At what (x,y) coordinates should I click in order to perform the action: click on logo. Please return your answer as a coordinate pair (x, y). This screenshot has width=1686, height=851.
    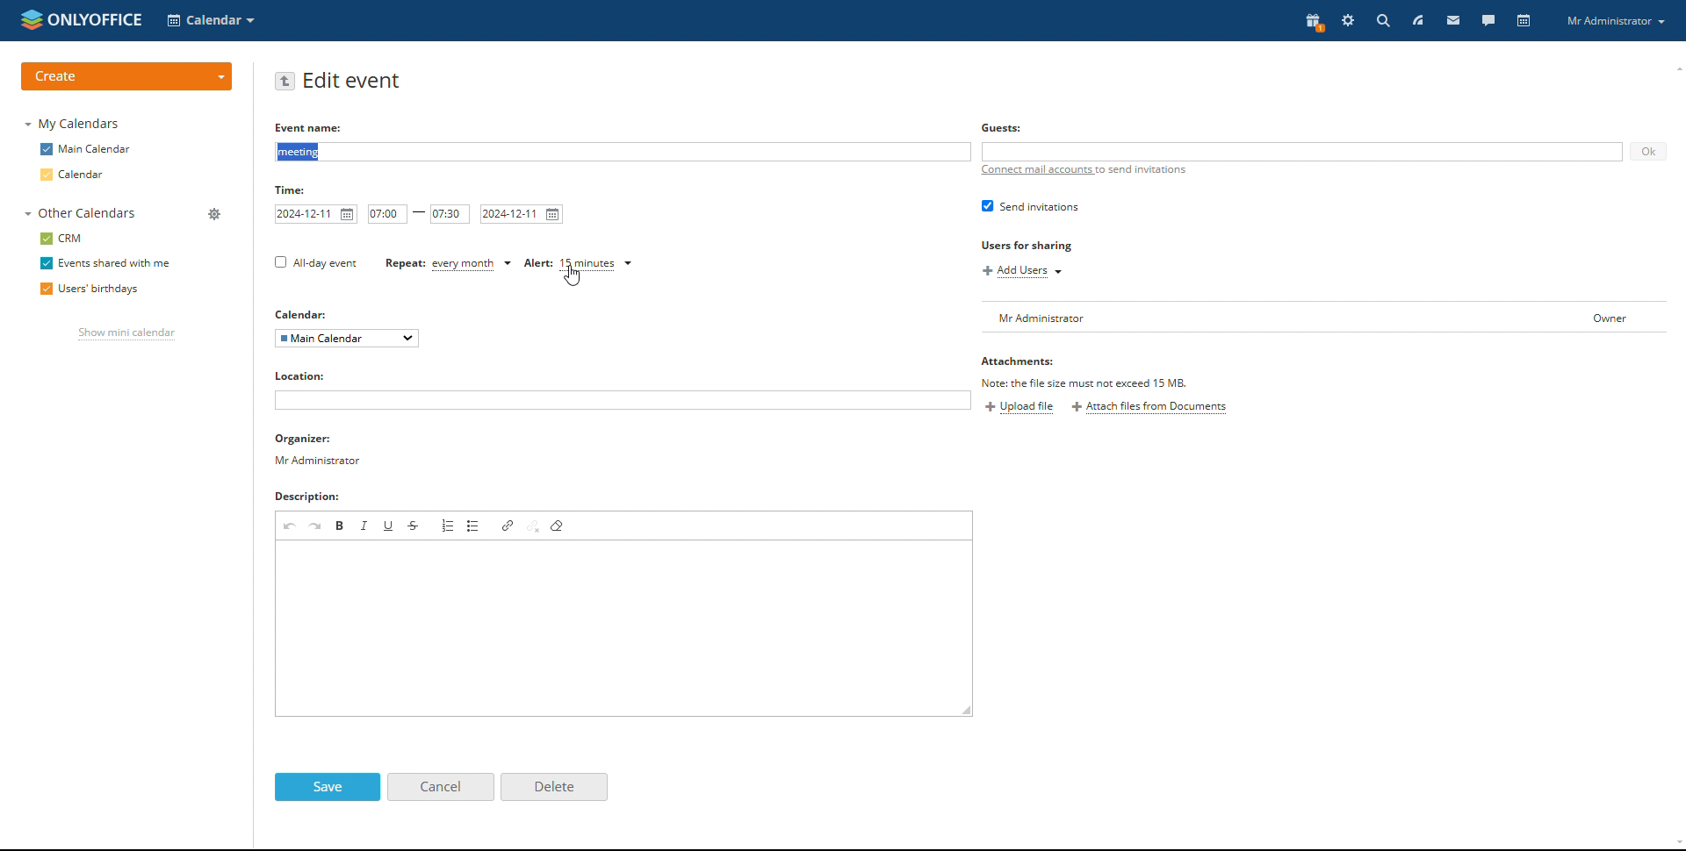
    Looking at the image, I should click on (82, 19).